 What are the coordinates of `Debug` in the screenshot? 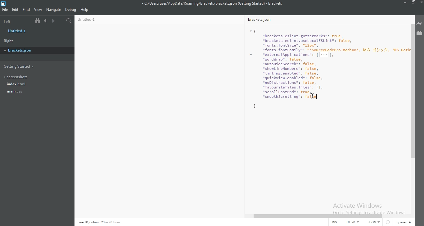 It's located at (71, 9).